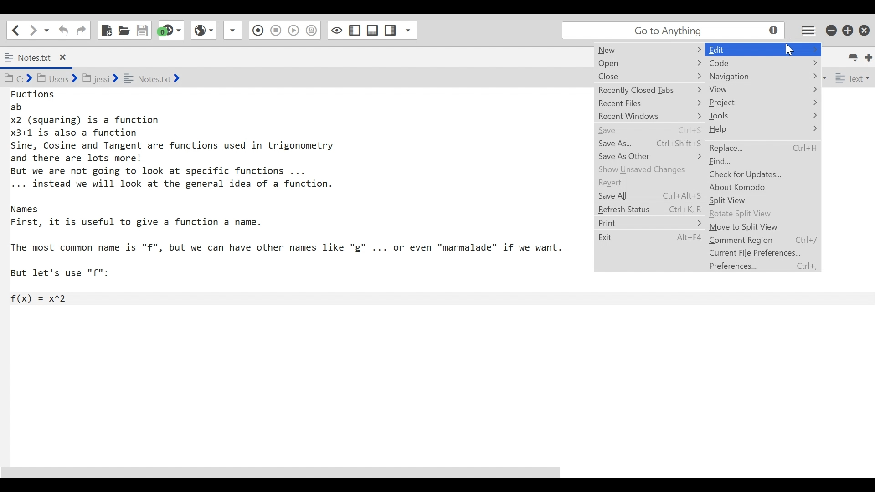 The height and width of the screenshot is (492, 875). I want to click on Comment Region Ctrl+/, so click(767, 240).